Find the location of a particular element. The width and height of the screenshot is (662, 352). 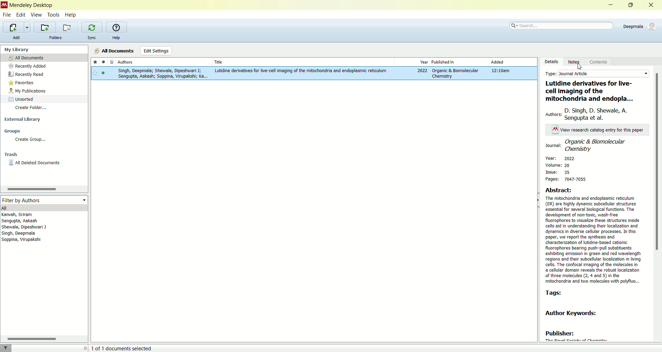

folders is located at coordinates (55, 38).